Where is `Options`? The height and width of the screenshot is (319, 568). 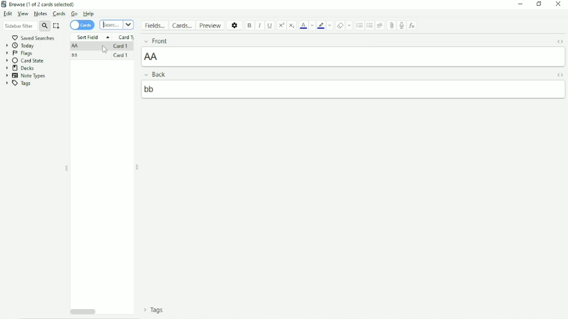 Options is located at coordinates (235, 25).